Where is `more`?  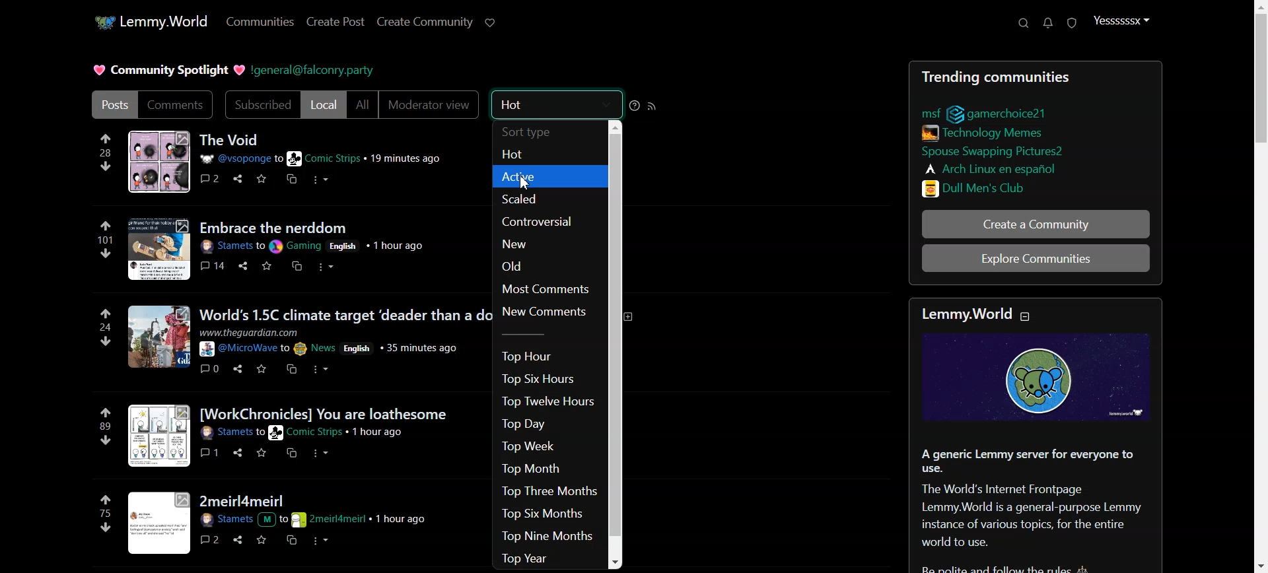
more is located at coordinates (320, 541).